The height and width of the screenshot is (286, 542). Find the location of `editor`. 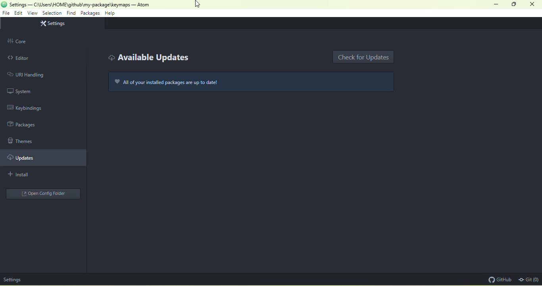

editor is located at coordinates (38, 57).